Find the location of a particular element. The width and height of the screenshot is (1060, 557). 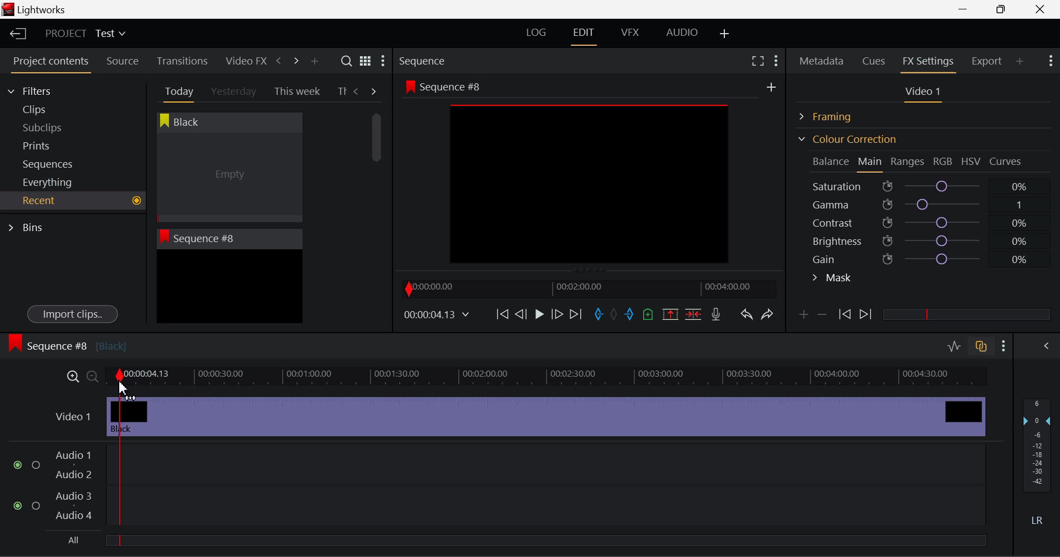

Sequence Preview Section is located at coordinates (425, 62).